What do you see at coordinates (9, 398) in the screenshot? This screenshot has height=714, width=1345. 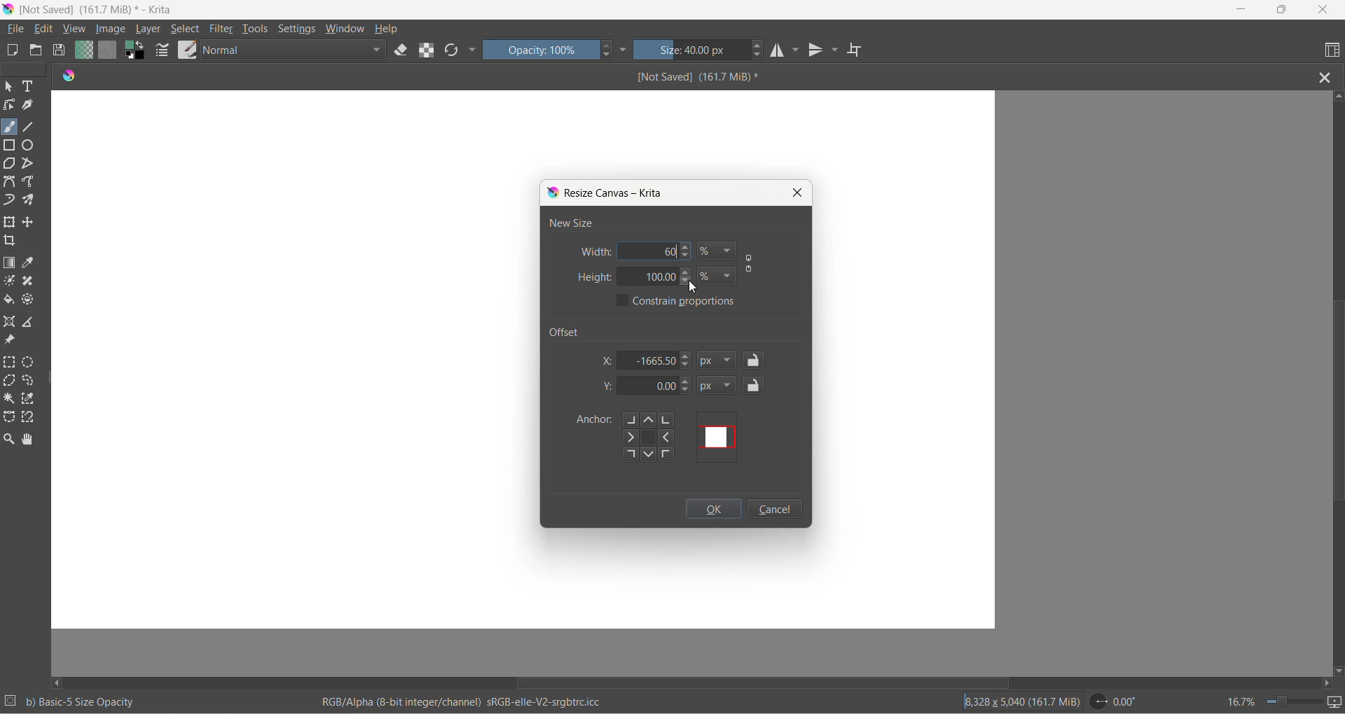 I see `contiguous selection tool` at bounding box center [9, 398].